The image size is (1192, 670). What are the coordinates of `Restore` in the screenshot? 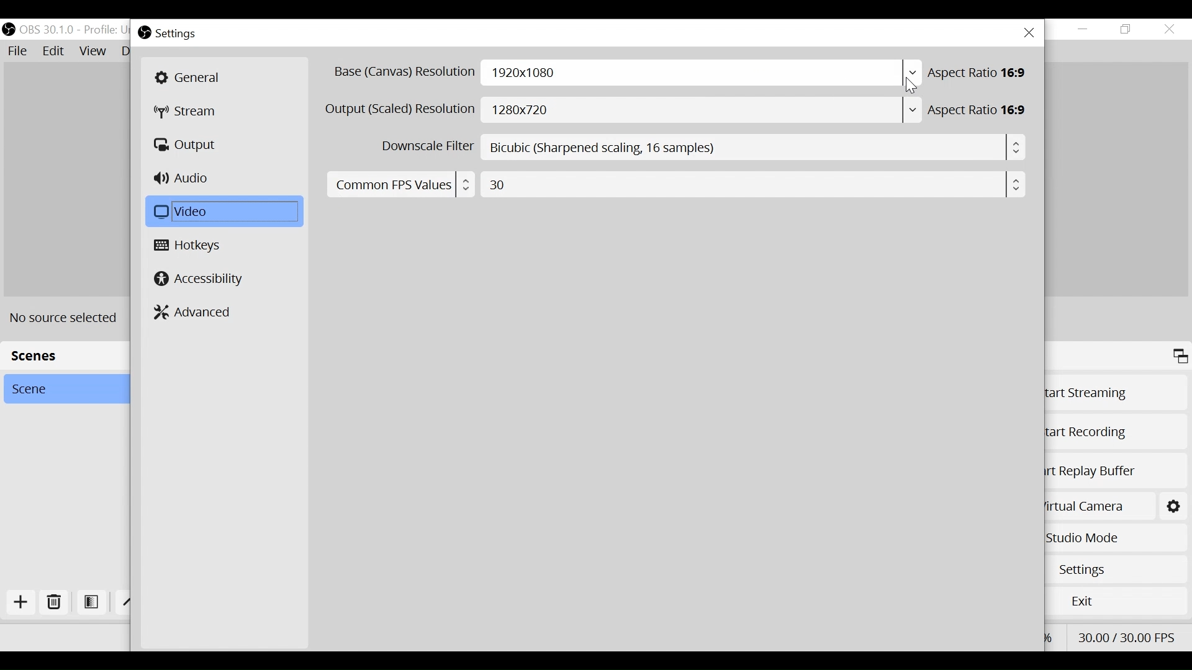 It's located at (1126, 29).